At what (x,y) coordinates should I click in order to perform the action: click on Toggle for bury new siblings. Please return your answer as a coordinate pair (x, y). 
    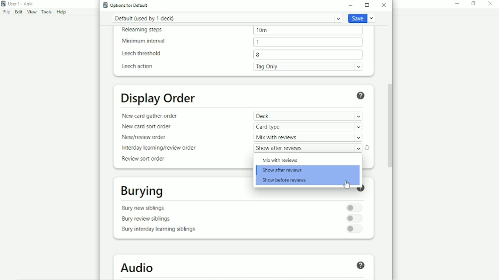
    Looking at the image, I should click on (355, 208).